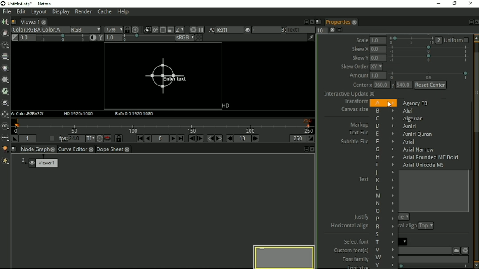 This screenshot has height=269, width=479. Describe the element at coordinates (385, 196) in the screenshot. I see `M` at that location.